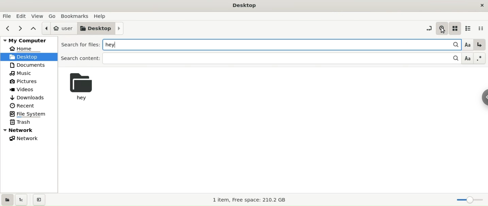 This screenshot has height=206, width=488. I want to click on file , so click(7, 16).